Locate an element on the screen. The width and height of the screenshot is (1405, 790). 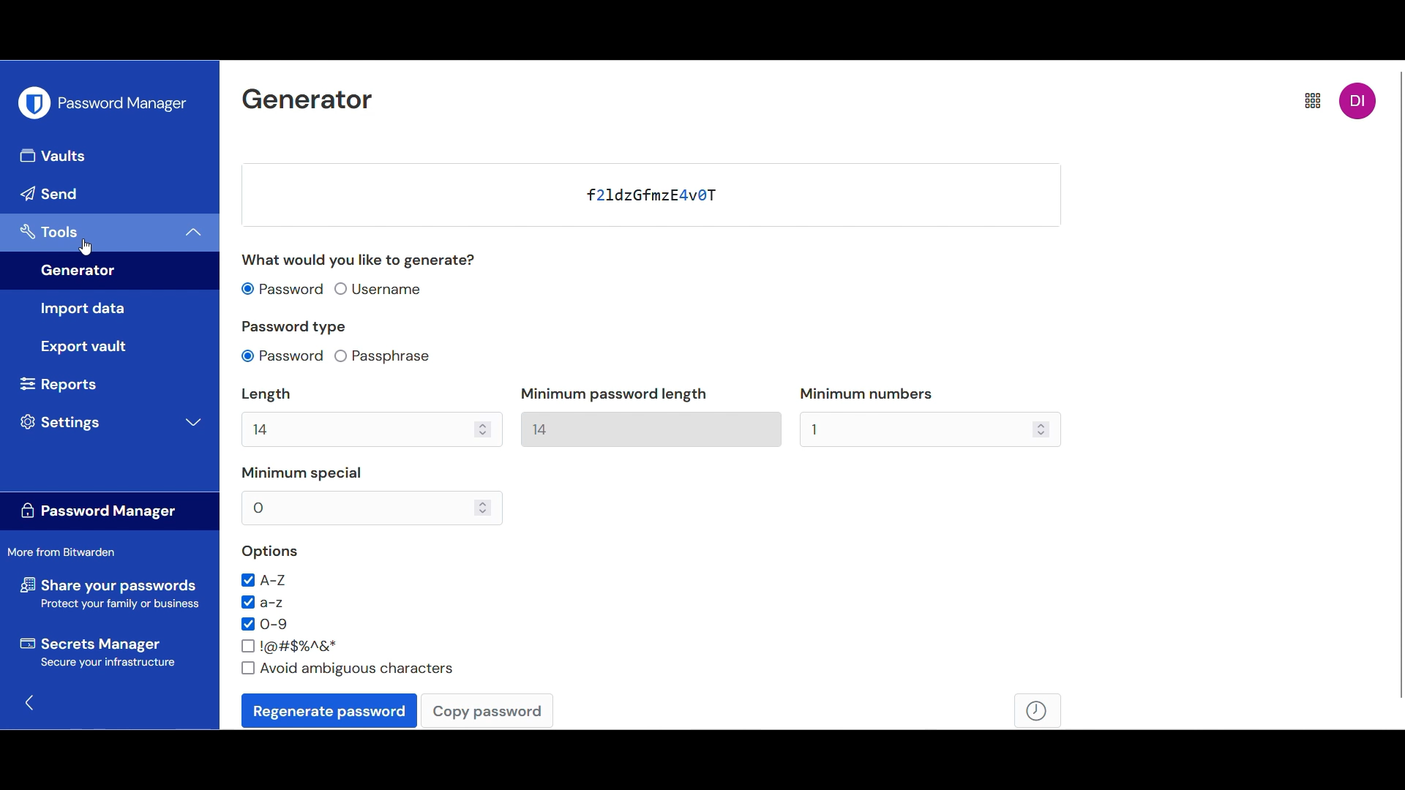
Cursor position unchanged is located at coordinates (86, 247).